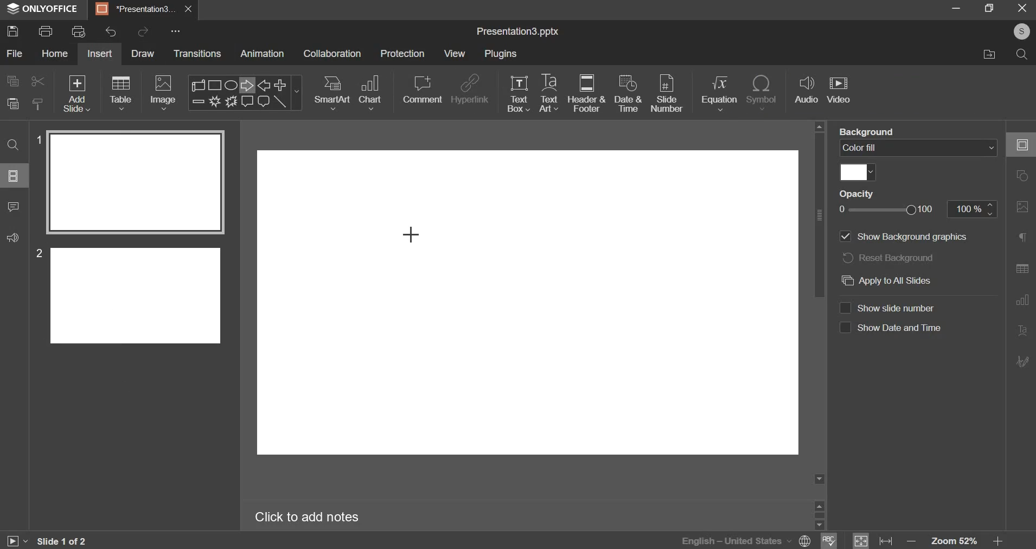 The image size is (1036, 549). Describe the element at coordinates (413, 235) in the screenshot. I see `Cursor` at that location.